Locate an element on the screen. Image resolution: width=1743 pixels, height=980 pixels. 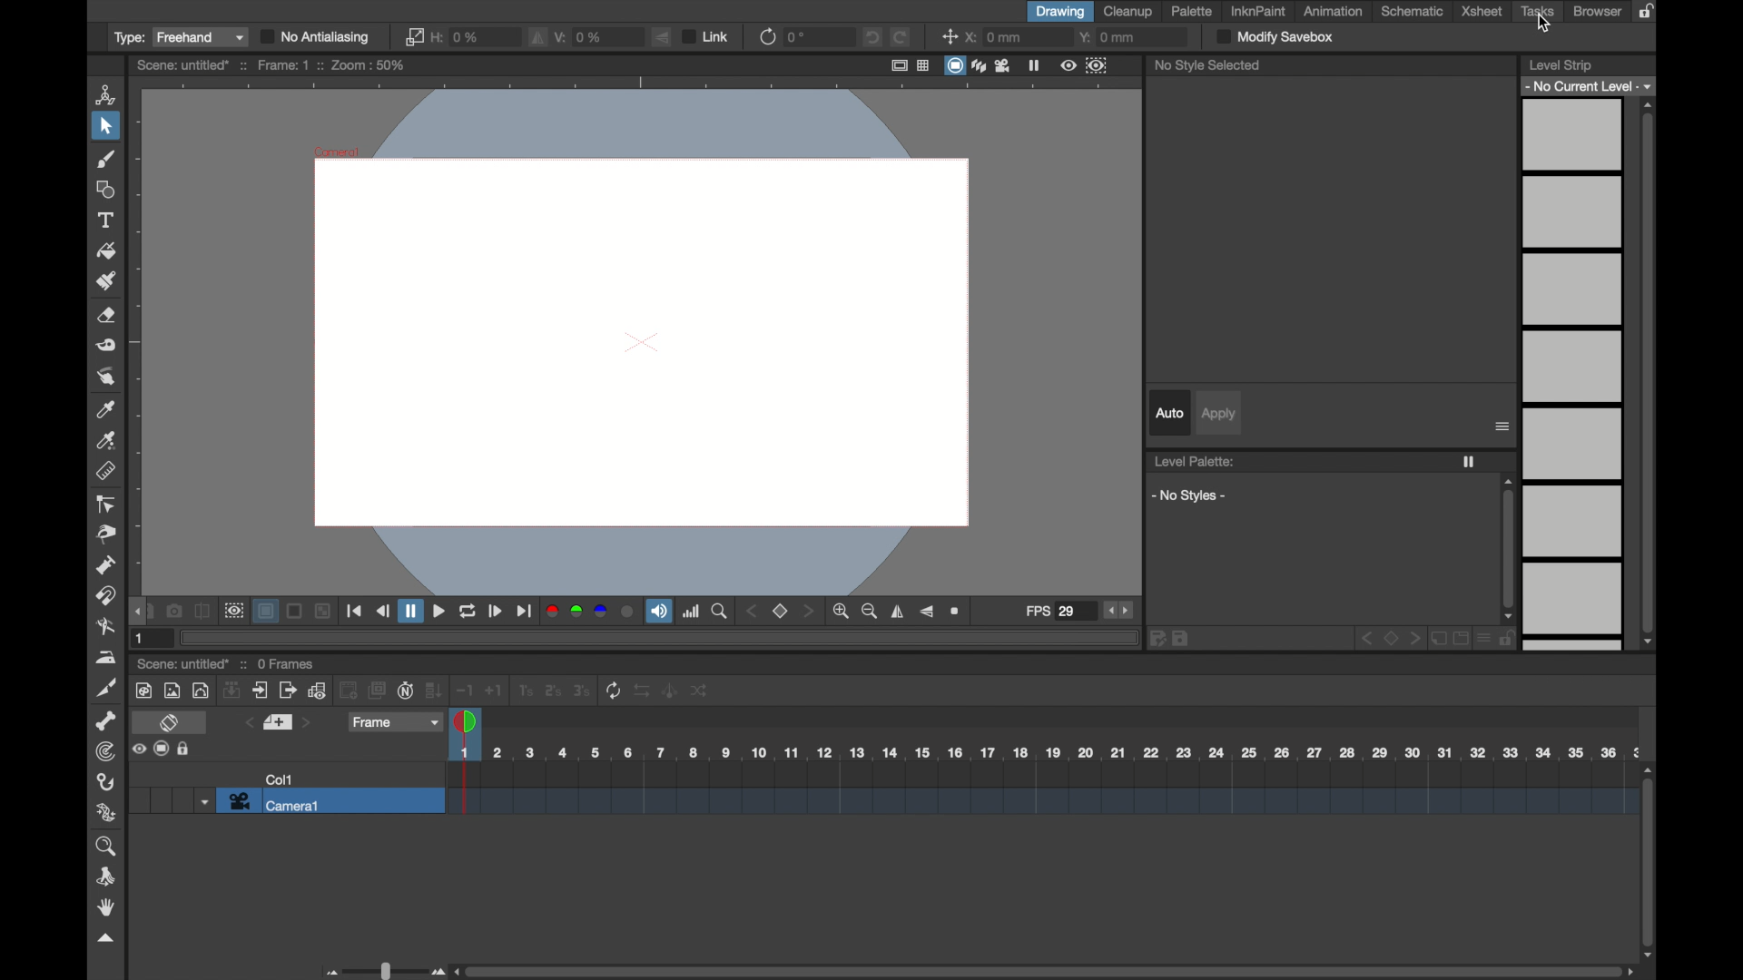
scene: untitled* :: 0 Frames is located at coordinates (227, 664).